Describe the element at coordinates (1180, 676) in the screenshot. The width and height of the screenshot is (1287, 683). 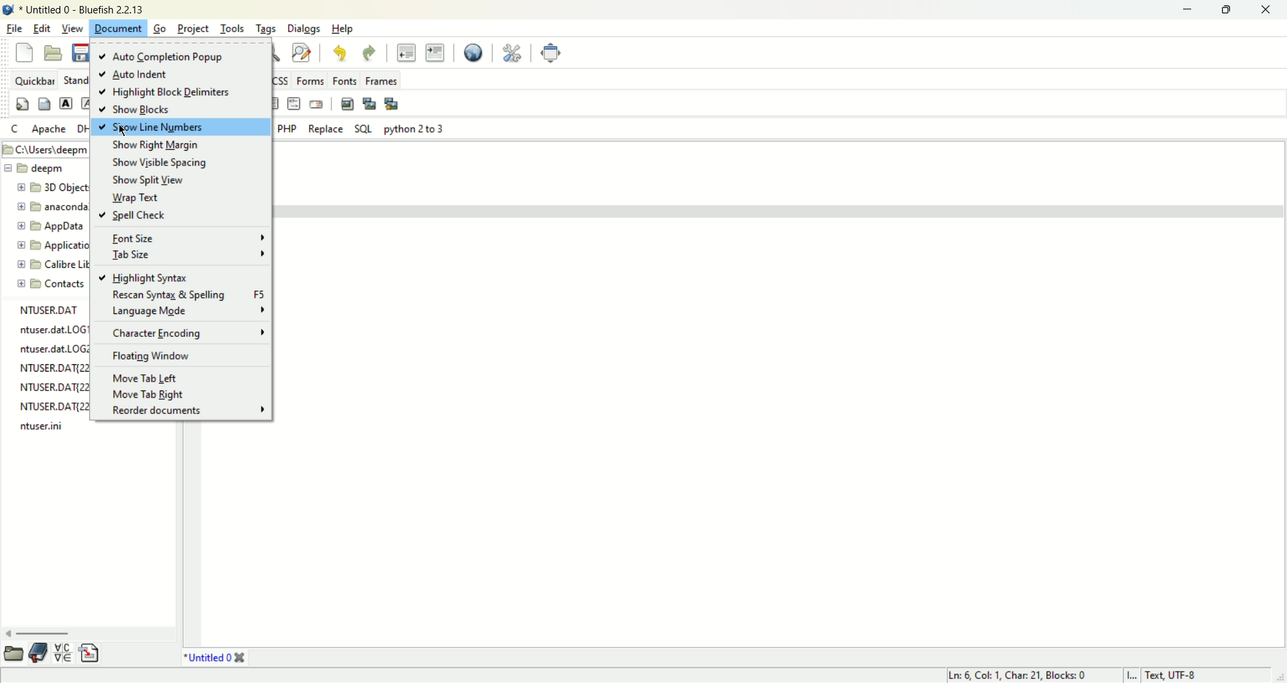
I see `text, UTF-8` at that location.